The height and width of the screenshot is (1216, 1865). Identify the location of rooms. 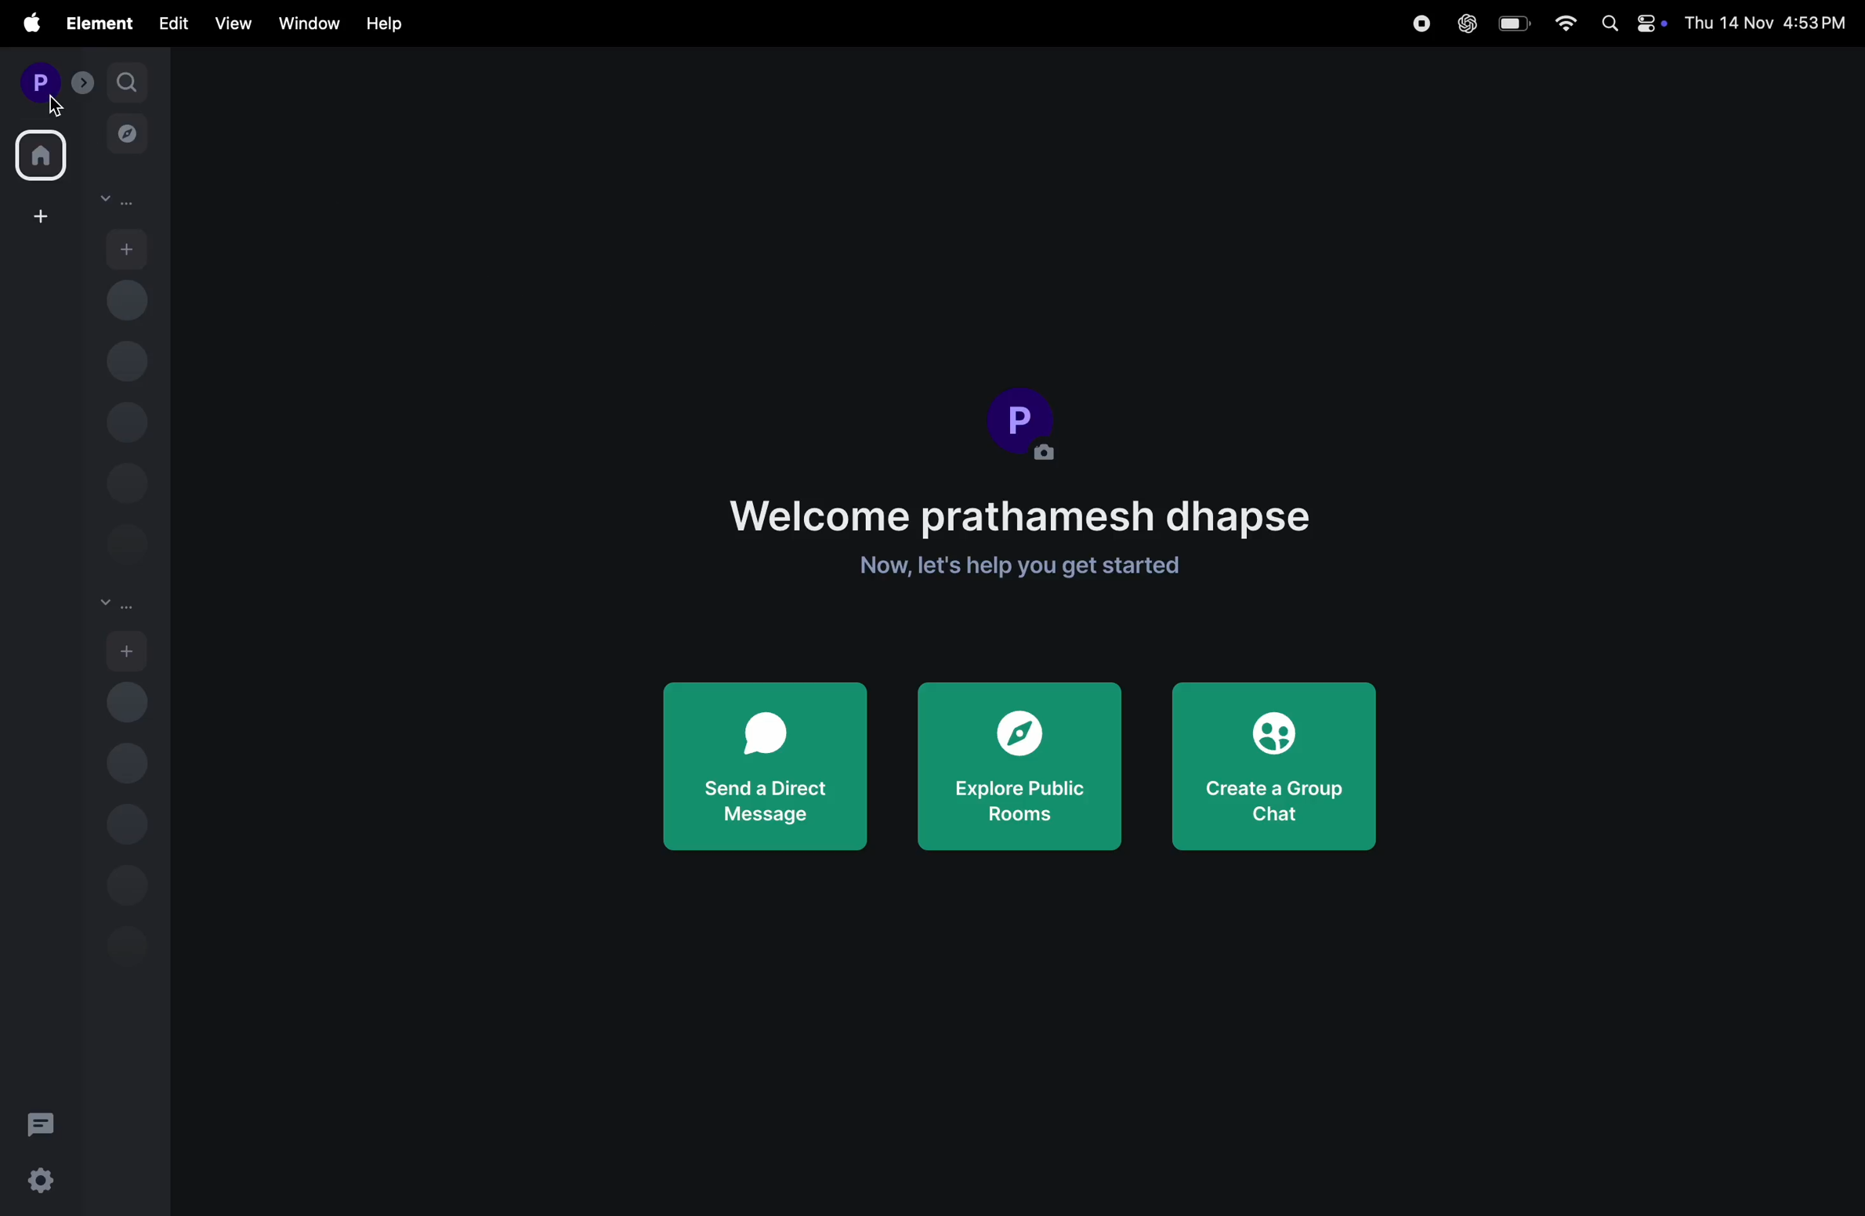
(117, 601).